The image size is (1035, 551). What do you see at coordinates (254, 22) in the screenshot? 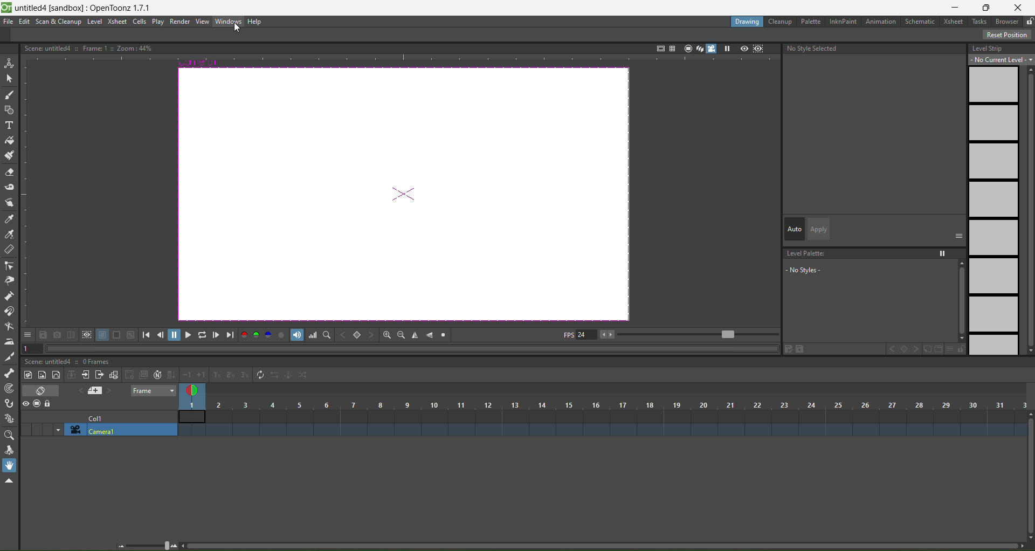
I see `help` at bounding box center [254, 22].